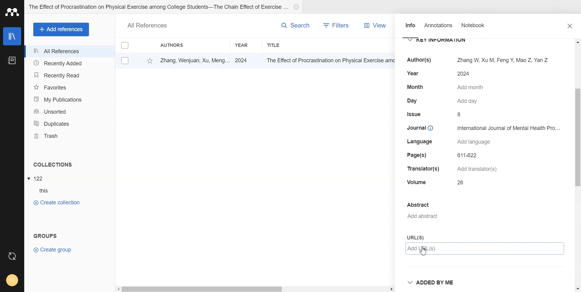 The height and width of the screenshot is (292, 581). Describe the element at coordinates (158, 7) in the screenshot. I see `Folder` at that location.